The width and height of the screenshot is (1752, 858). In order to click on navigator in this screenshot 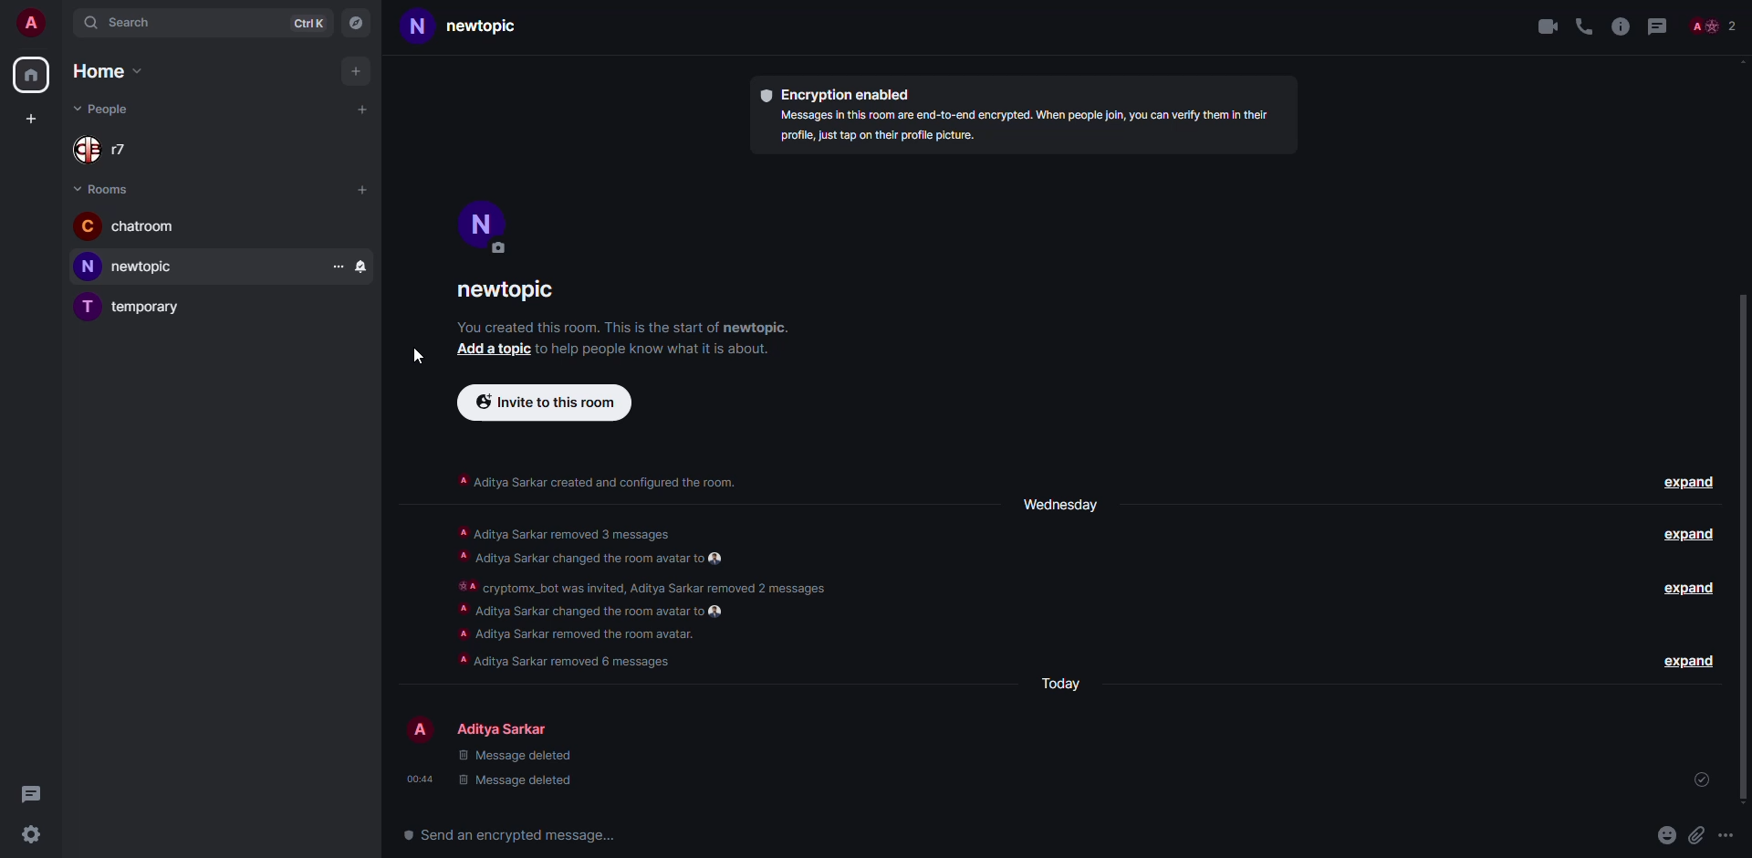, I will do `click(358, 25)`.